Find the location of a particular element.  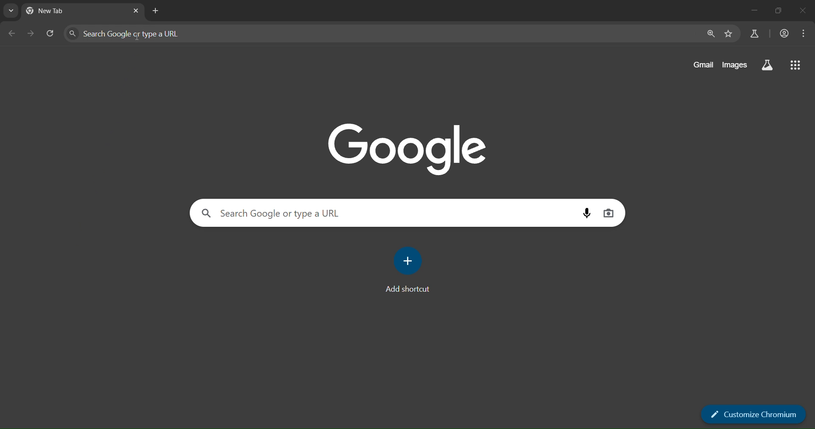

minimize is located at coordinates (754, 10).